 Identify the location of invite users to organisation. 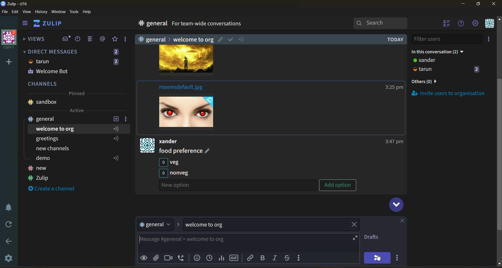
(449, 93).